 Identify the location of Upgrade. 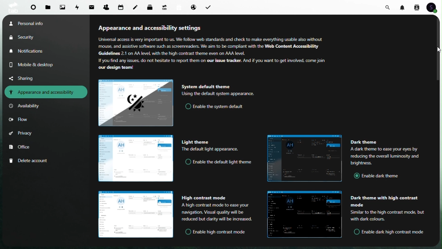
(164, 7).